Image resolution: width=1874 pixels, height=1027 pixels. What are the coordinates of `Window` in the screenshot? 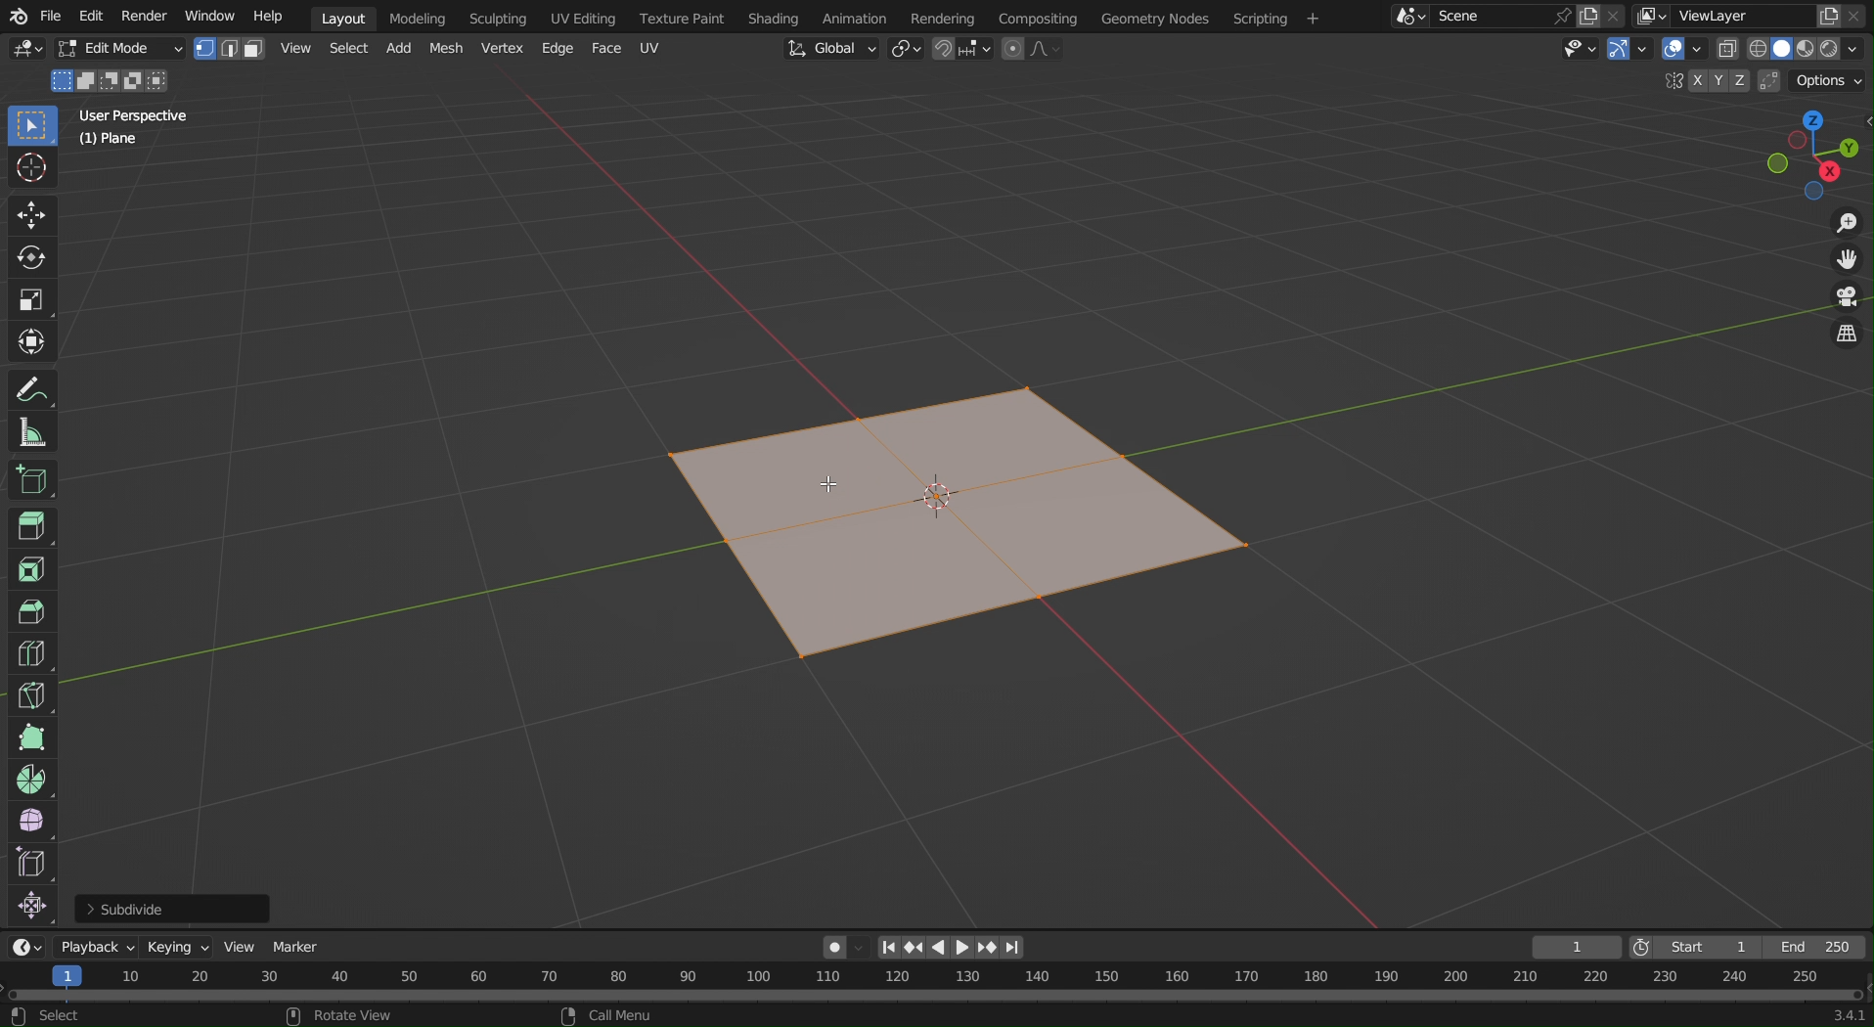 It's located at (210, 15).